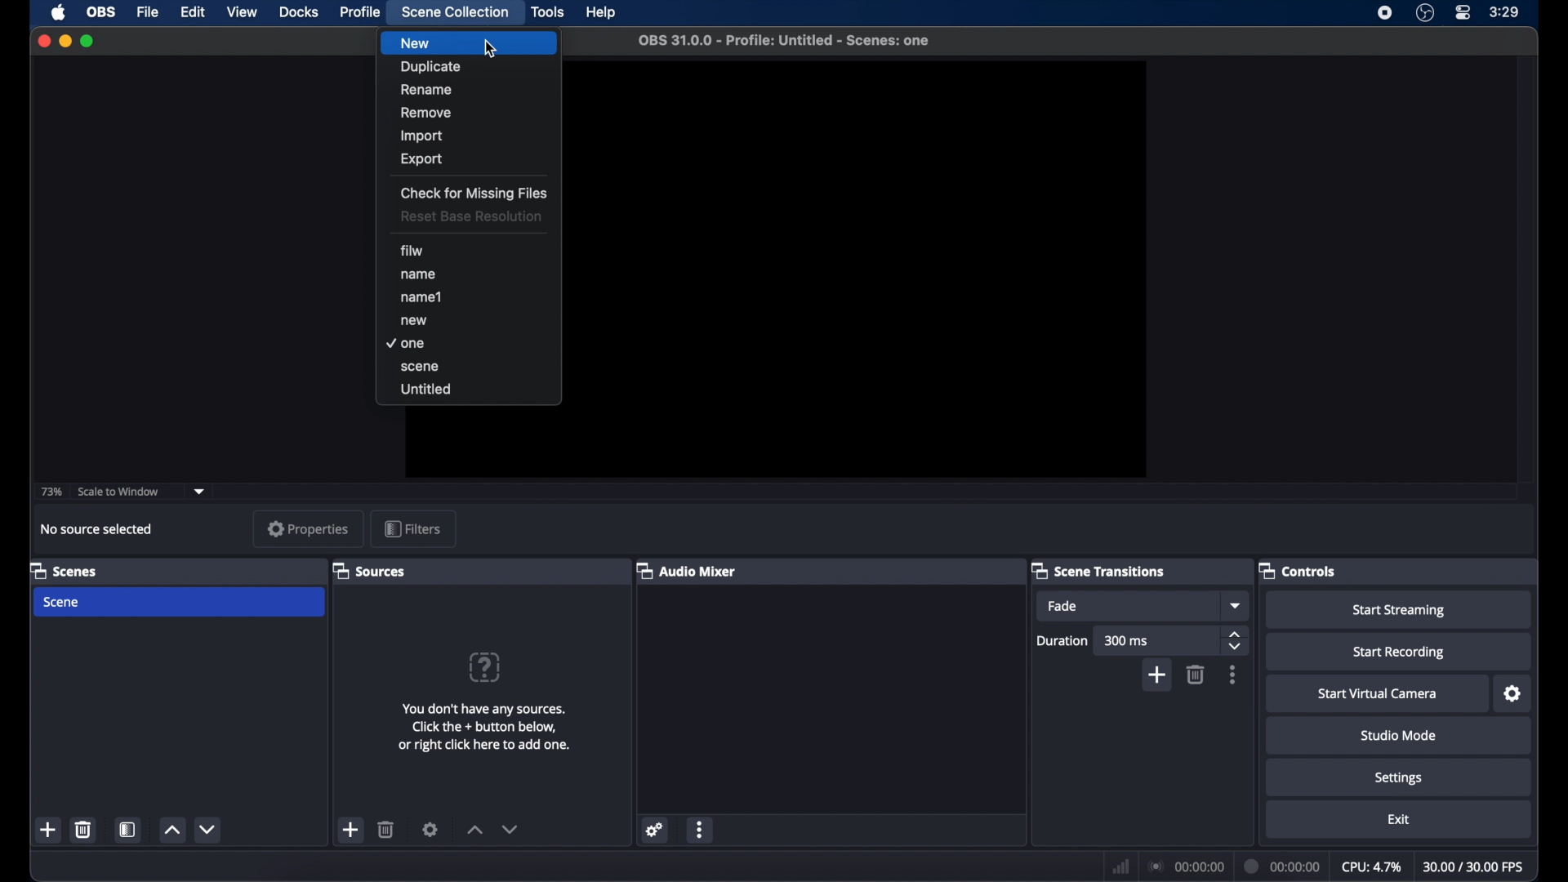 The image size is (1568, 882). I want to click on Reset Base Resolution, so click(474, 219).